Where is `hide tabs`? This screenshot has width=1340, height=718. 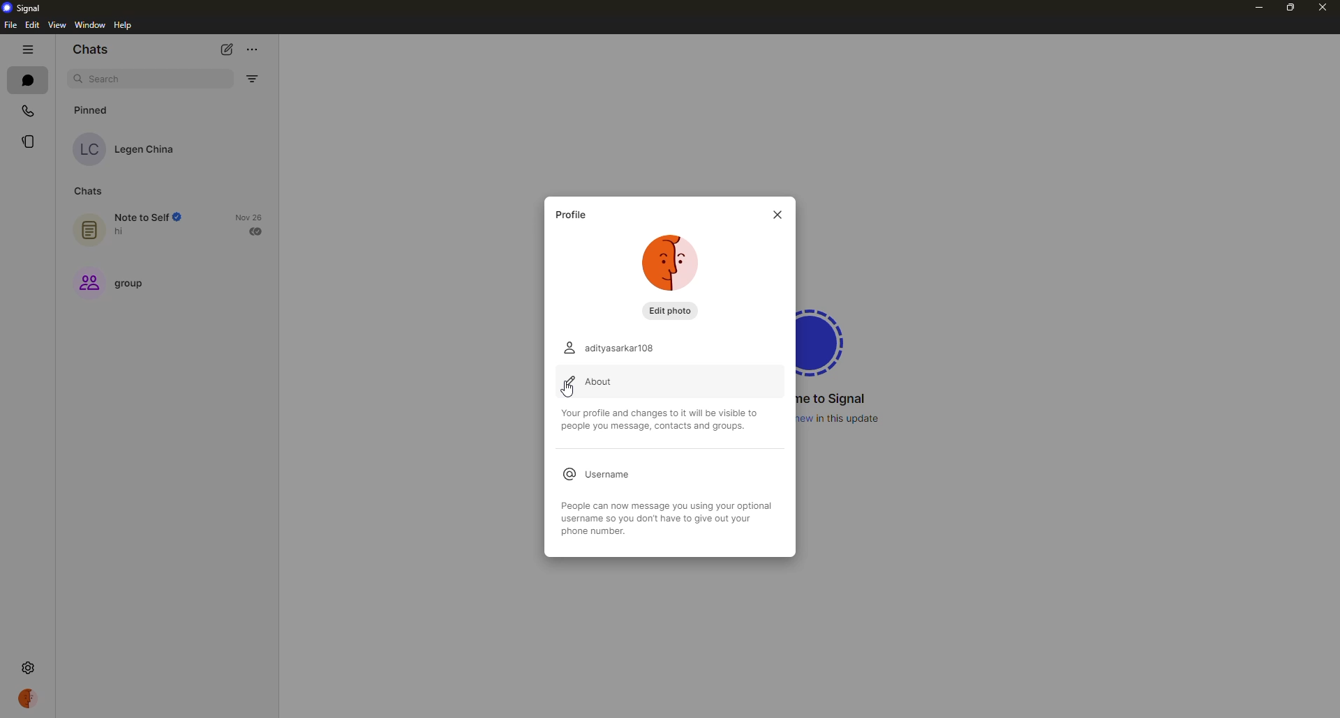
hide tabs is located at coordinates (27, 49).